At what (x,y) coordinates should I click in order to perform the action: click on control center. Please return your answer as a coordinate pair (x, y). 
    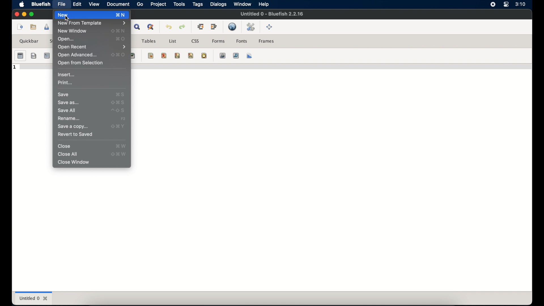
    Looking at the image, I should click on (505, 5).